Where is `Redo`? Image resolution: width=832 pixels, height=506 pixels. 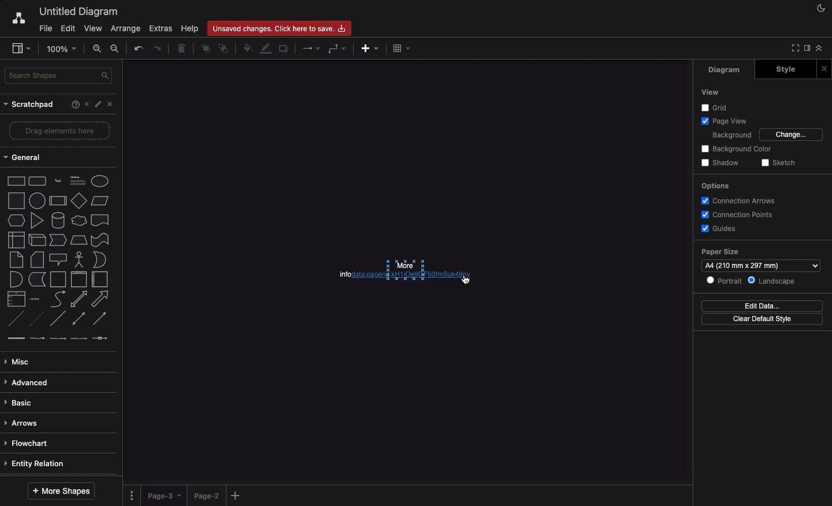
Redo is located at coordinates (157, 47).